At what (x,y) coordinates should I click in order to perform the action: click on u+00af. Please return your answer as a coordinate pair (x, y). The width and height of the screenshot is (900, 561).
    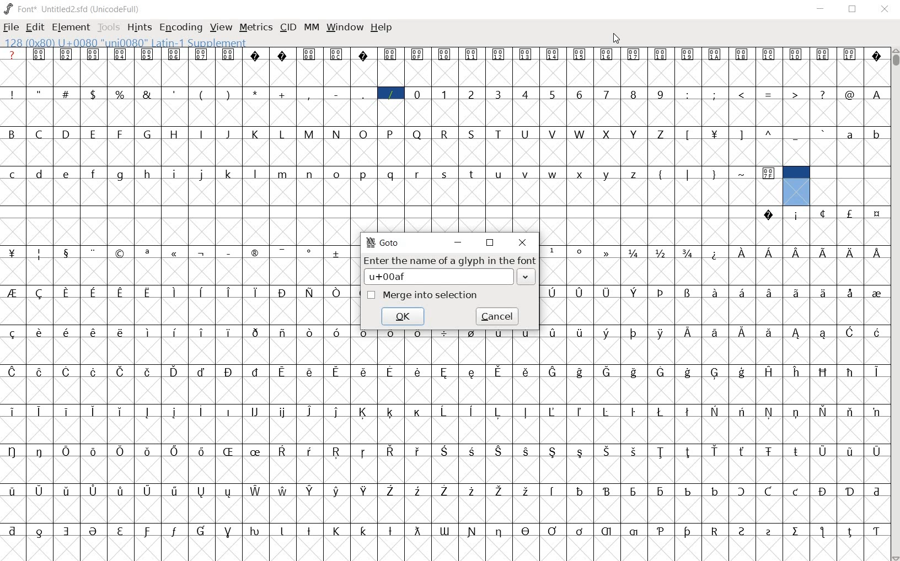
    Looking at the image, I should click on (436, 277).